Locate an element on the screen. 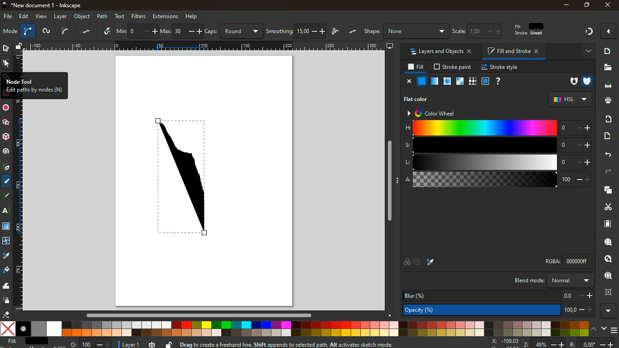 The width and height of the screenshot is (619, 348). erase is located at coordinates (6, 314).